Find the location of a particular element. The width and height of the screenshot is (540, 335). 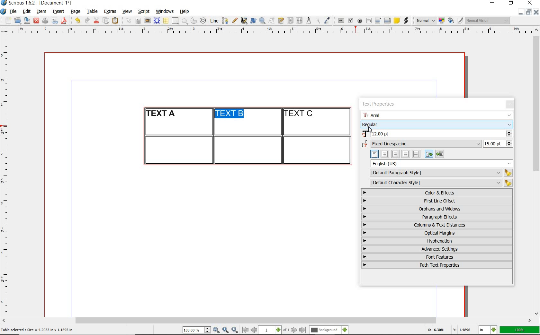

close is located at coordinates (36, 21).